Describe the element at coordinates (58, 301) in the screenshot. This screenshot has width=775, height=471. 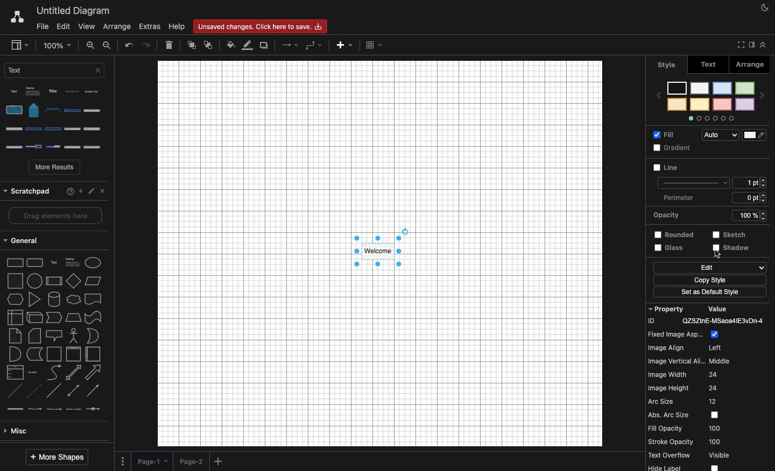
I see `type of arrow` at that location.